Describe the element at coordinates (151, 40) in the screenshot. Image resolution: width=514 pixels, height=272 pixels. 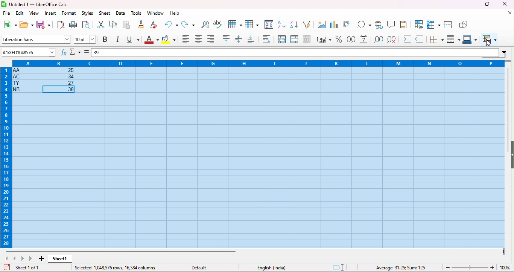
I see `font color` at that location.